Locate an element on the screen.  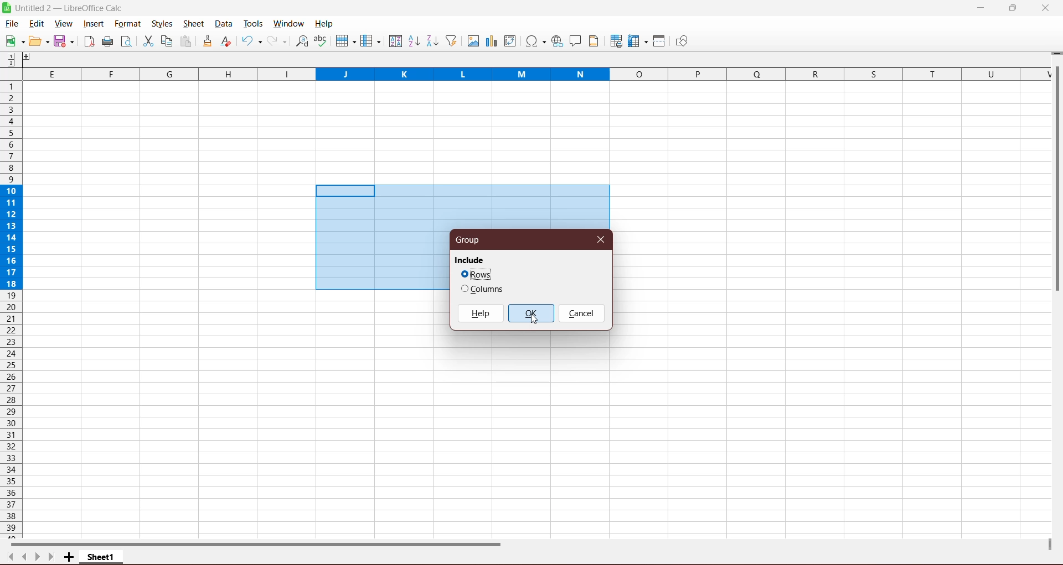
Application Logo is located at coordinates (7, 8).